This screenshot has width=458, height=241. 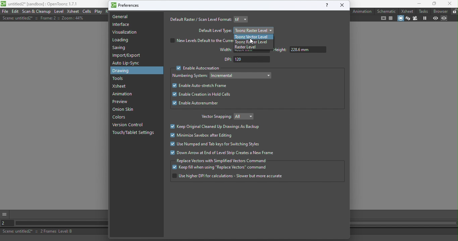 I want to click on Height, so click(x=298, y=50).